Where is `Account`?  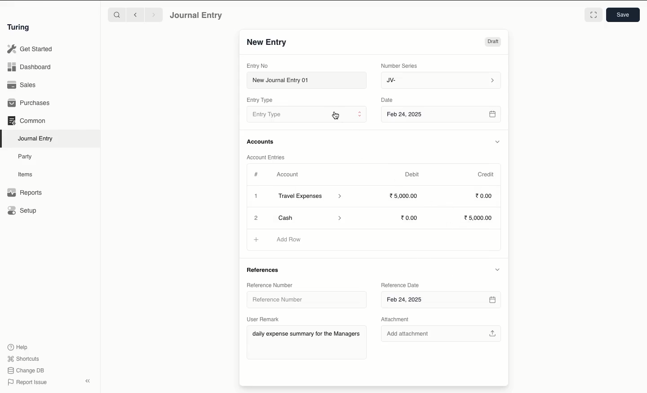 Account is located at coordinates (288, 175).